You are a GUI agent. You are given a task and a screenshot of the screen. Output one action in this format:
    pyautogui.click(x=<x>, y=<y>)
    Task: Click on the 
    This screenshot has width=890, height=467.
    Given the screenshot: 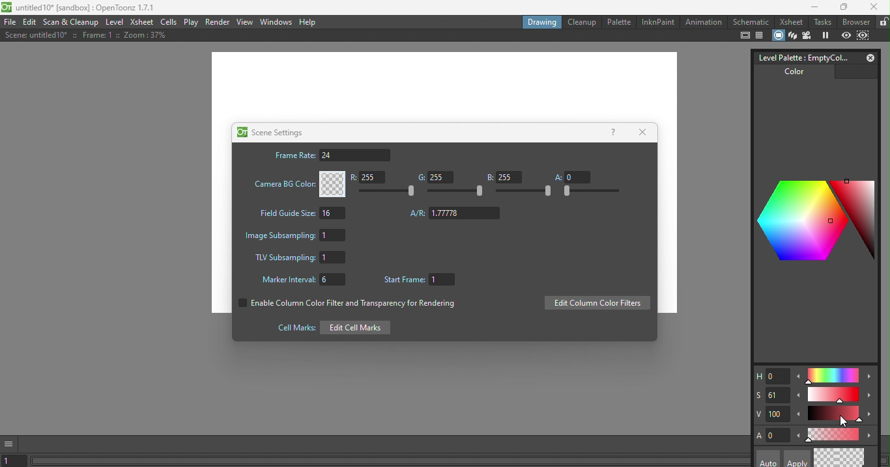 What is the action you would take?
    pyautogui.click(x=869, y=378)
    